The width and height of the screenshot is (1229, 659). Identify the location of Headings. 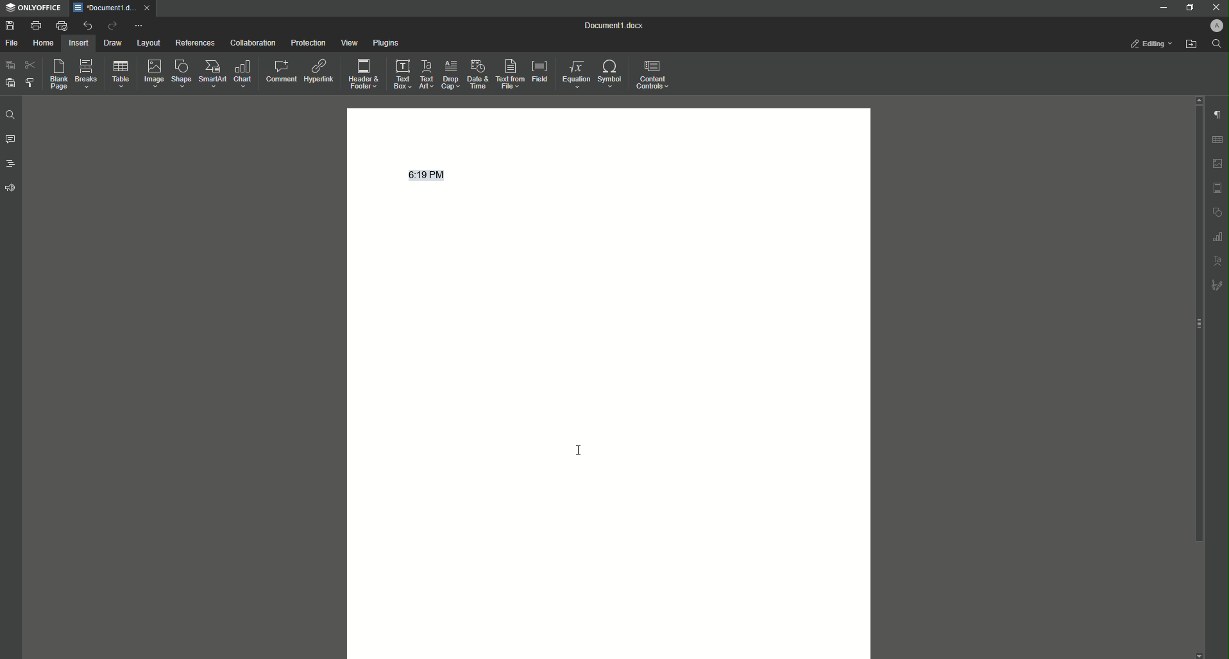
(10, 163).